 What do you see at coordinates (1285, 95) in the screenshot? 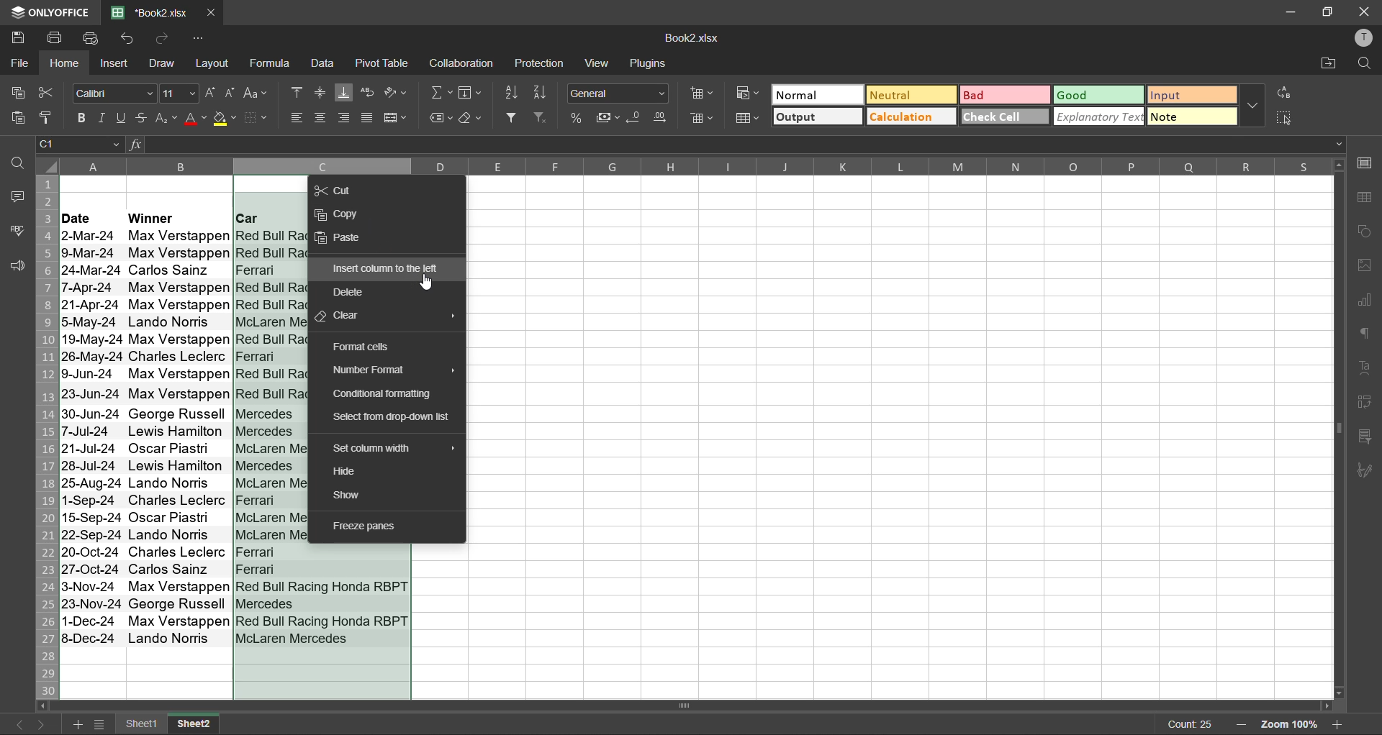
I see `replace` at bounding box center [1285, 95].